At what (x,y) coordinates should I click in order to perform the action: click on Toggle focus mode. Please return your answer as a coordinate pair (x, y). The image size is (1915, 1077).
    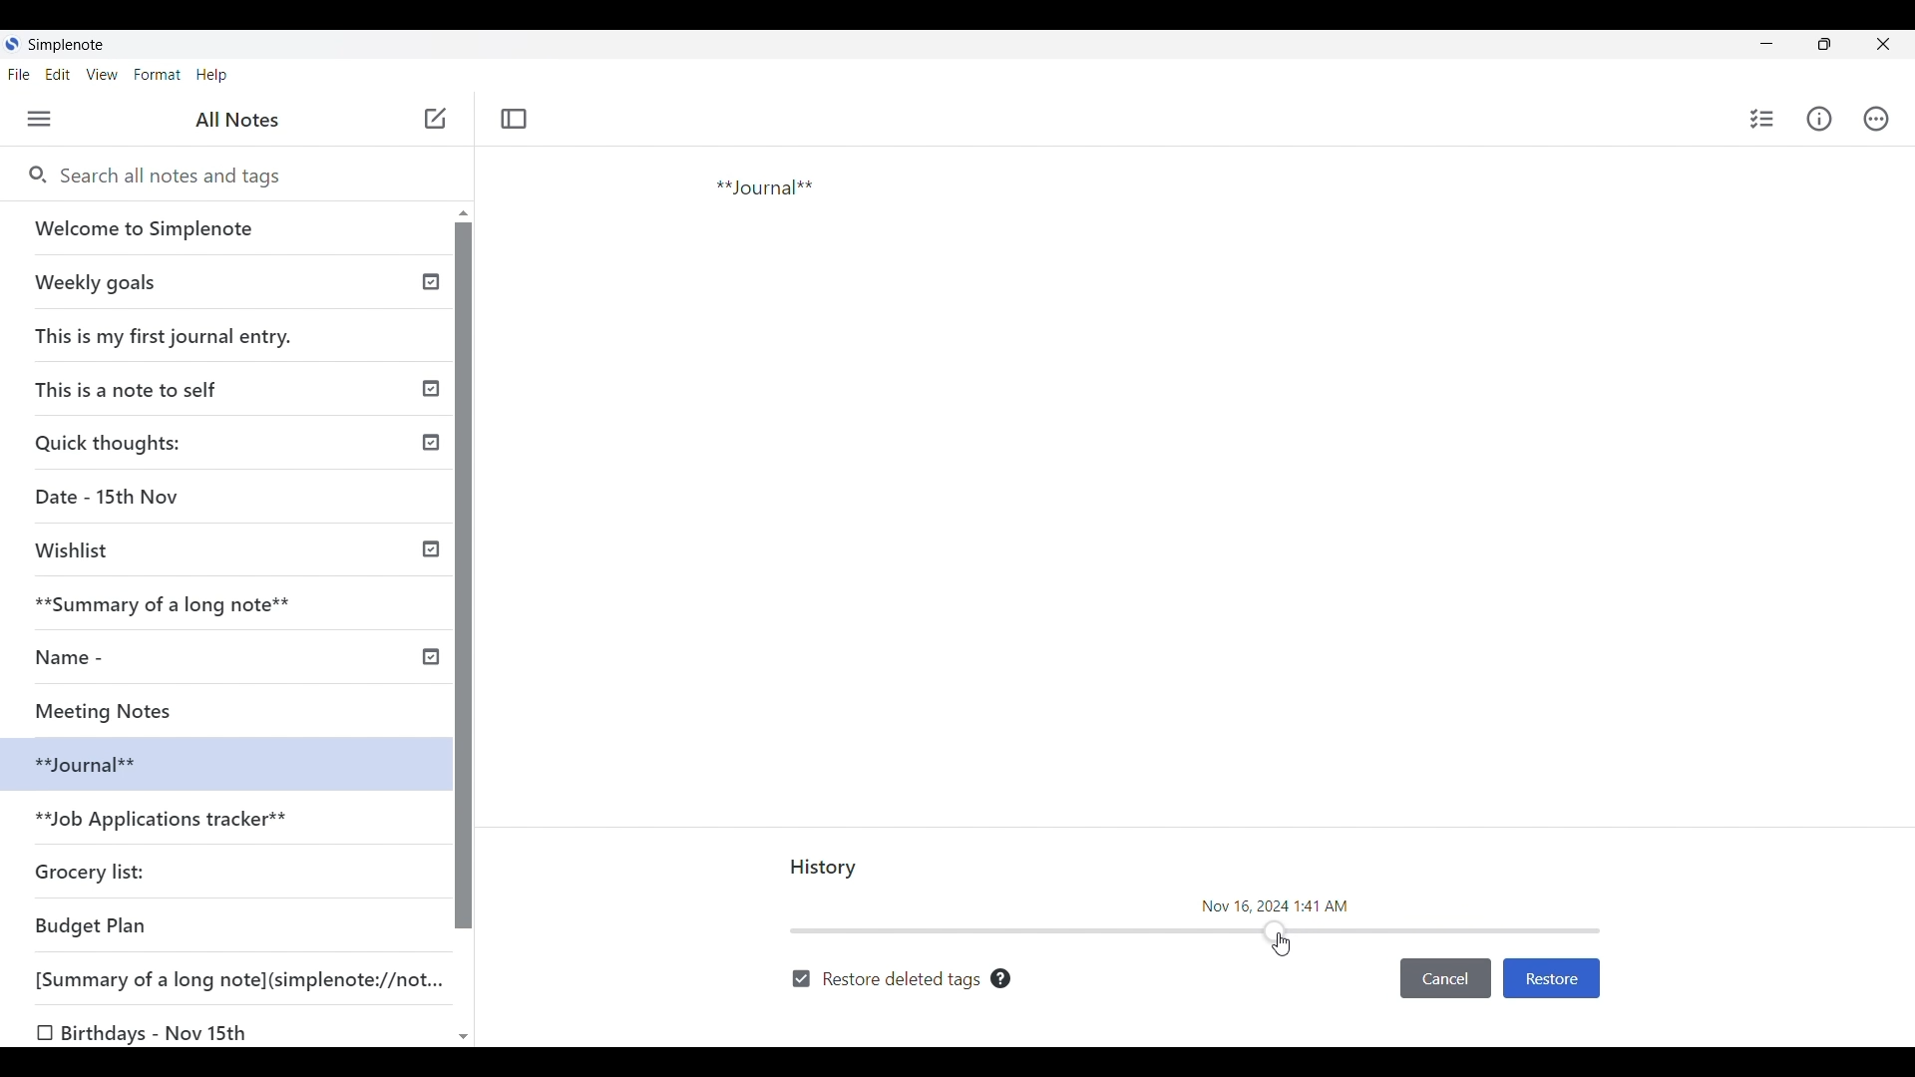
    Looking at the image, I should click on (515, 119).